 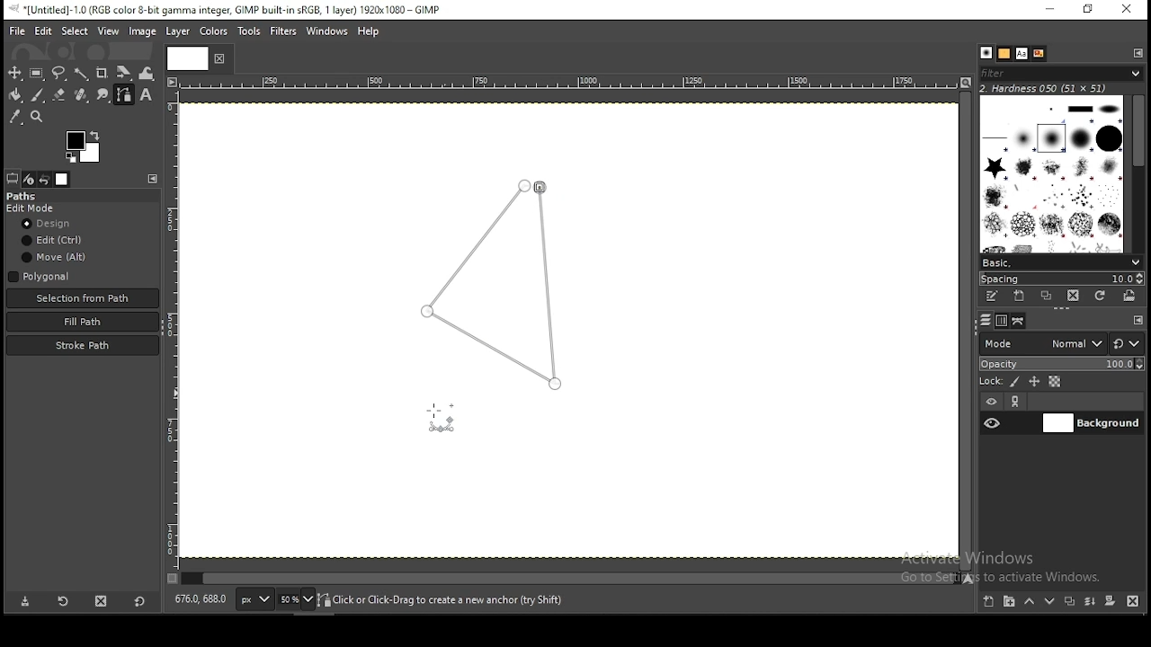 I want to click on image, so click(x=144, y=32).